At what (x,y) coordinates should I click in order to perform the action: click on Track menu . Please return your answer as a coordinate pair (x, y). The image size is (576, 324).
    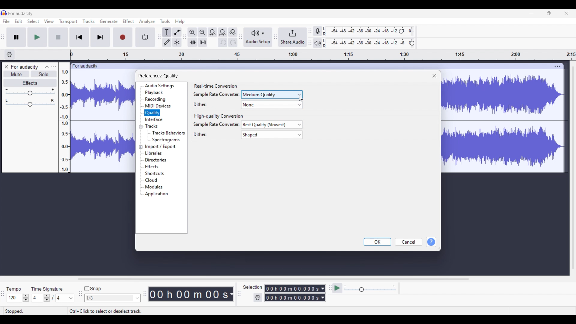
    Looking at the image, I should click on (89, 21).